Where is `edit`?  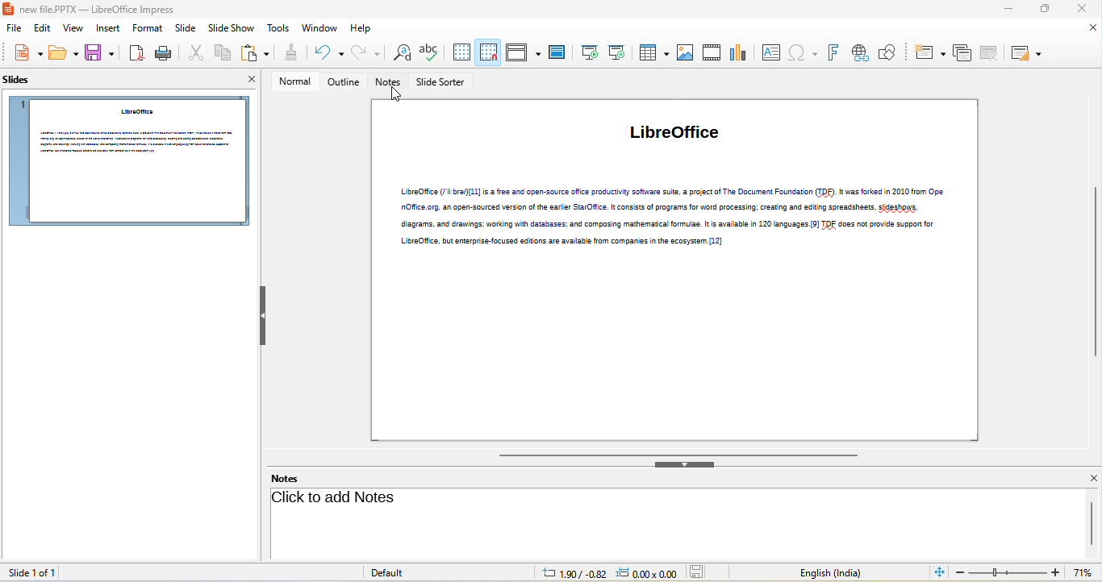
edit is located at coordinates (40, 30).